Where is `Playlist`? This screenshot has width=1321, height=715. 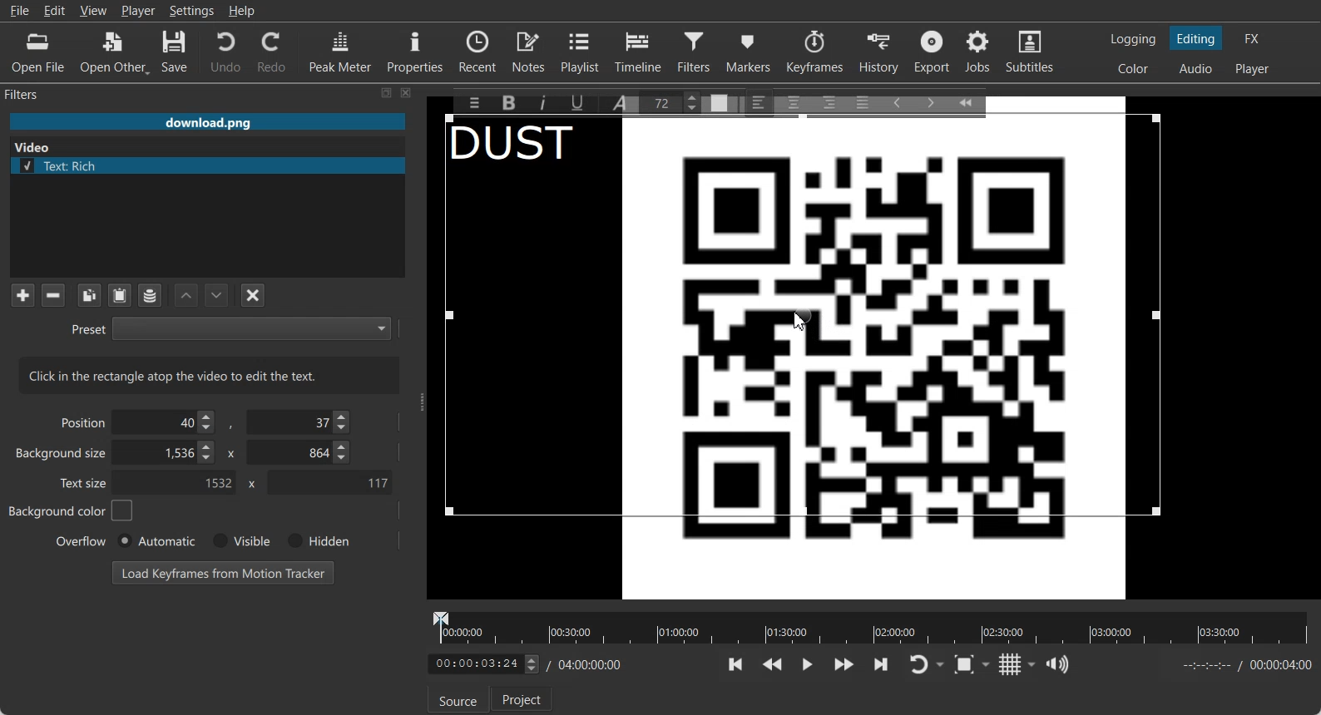 Playlist is located at coordinates (582, 51).